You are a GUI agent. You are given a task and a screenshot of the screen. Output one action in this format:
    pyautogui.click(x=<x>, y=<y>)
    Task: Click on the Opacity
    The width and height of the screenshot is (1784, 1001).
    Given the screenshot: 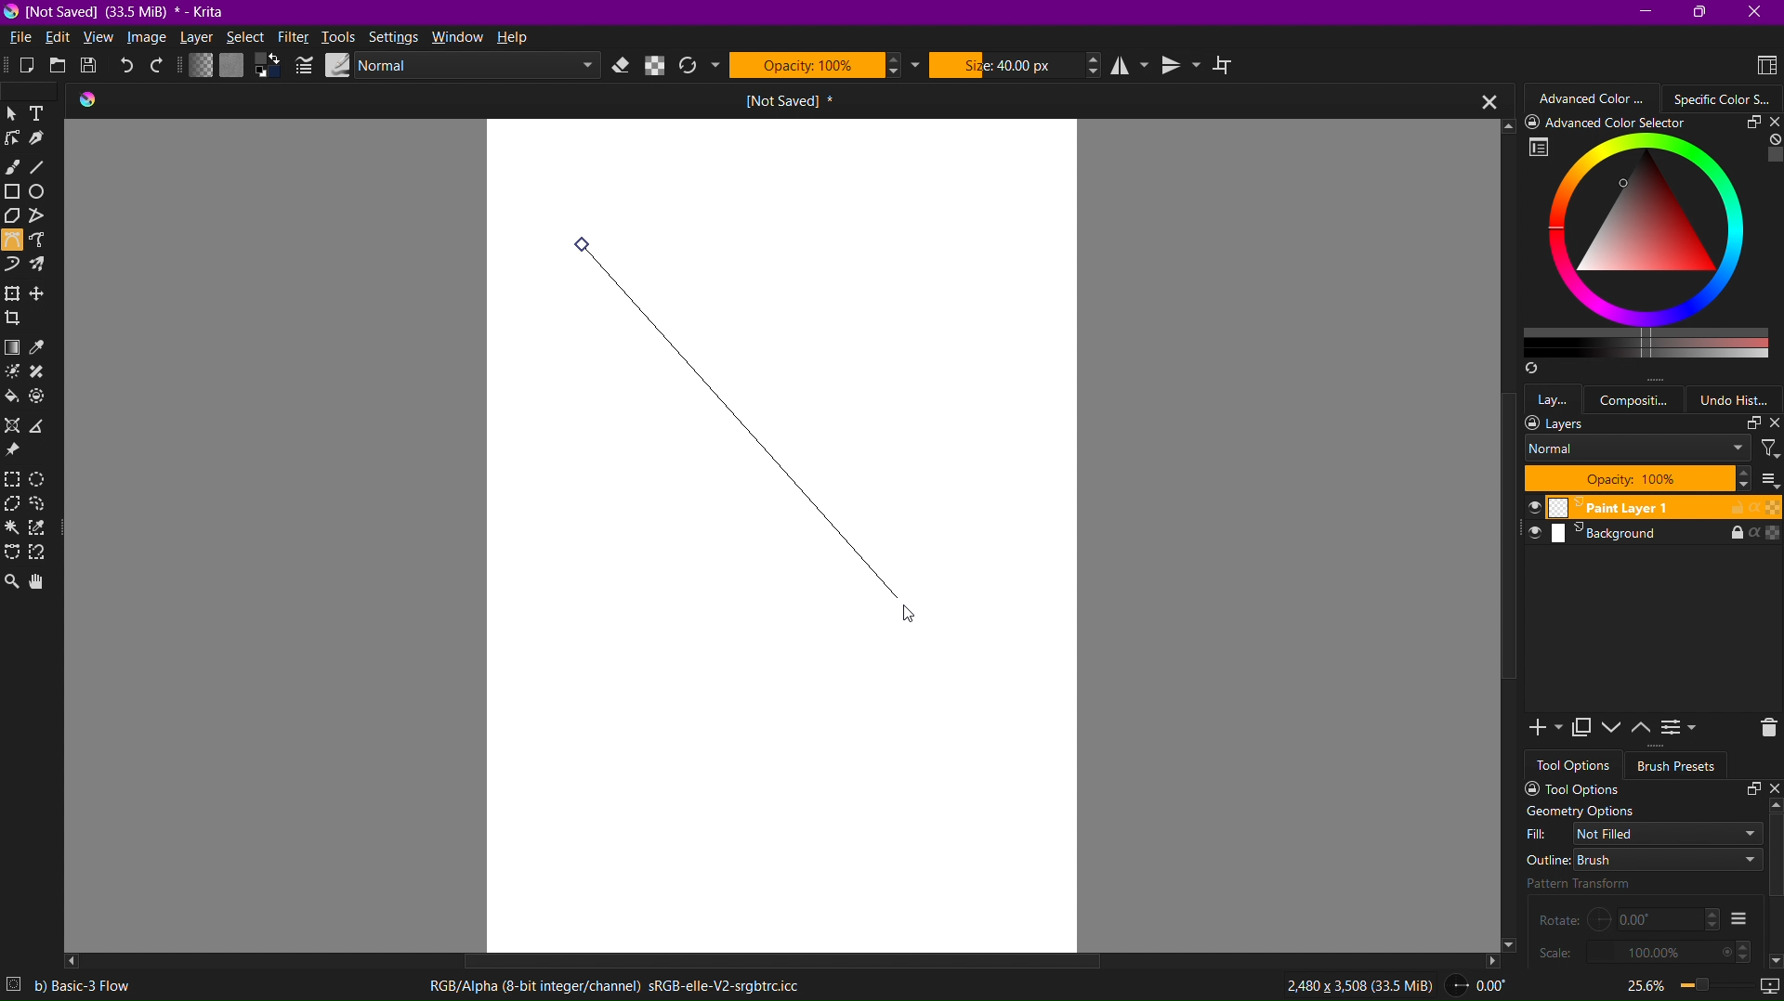 What is the action you would take?
    pyautogui.click(x=824, y=64)
    